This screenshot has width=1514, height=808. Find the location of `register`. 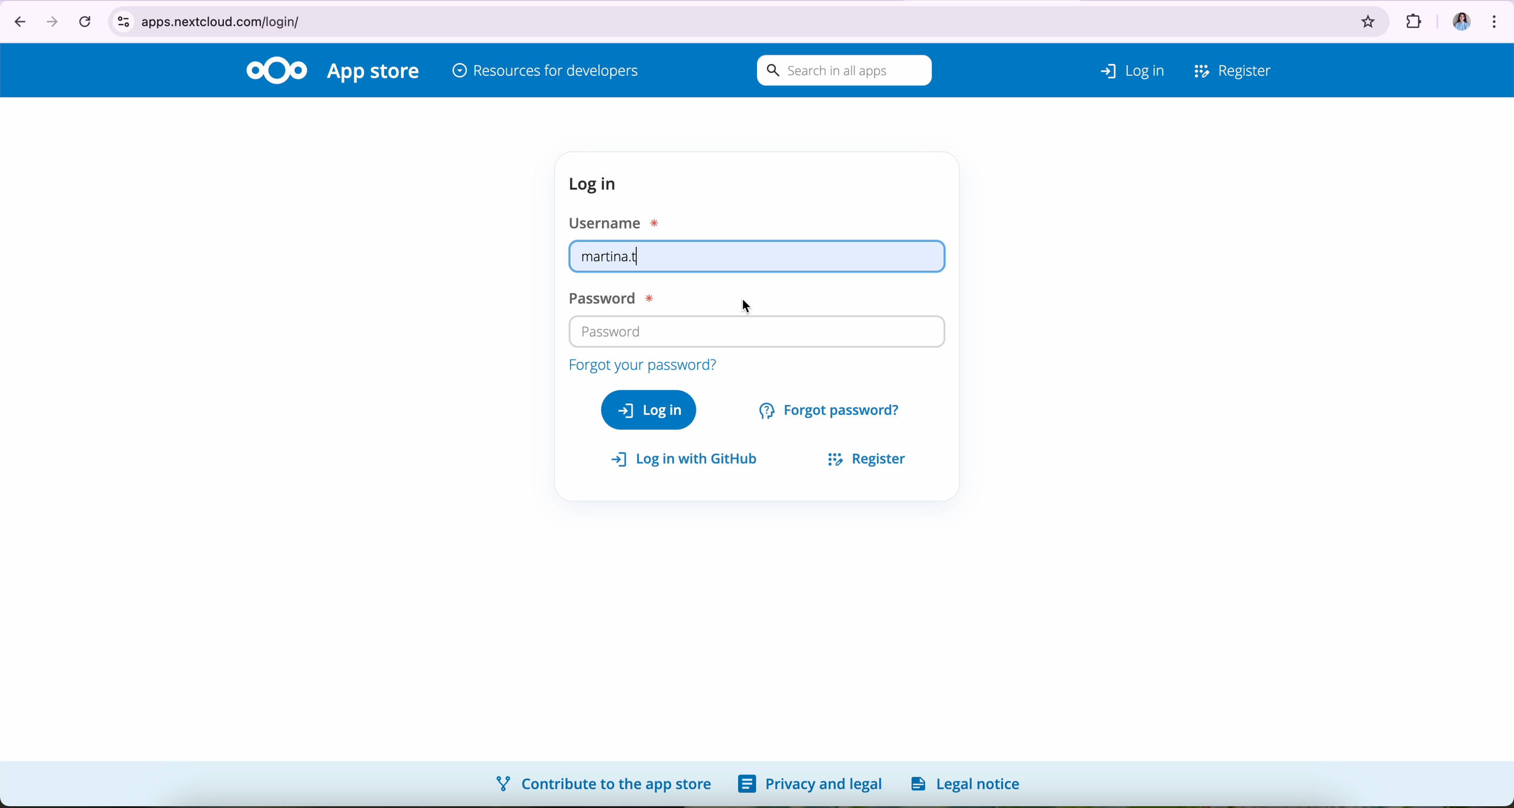

register is located at coordinates (1234, 68).